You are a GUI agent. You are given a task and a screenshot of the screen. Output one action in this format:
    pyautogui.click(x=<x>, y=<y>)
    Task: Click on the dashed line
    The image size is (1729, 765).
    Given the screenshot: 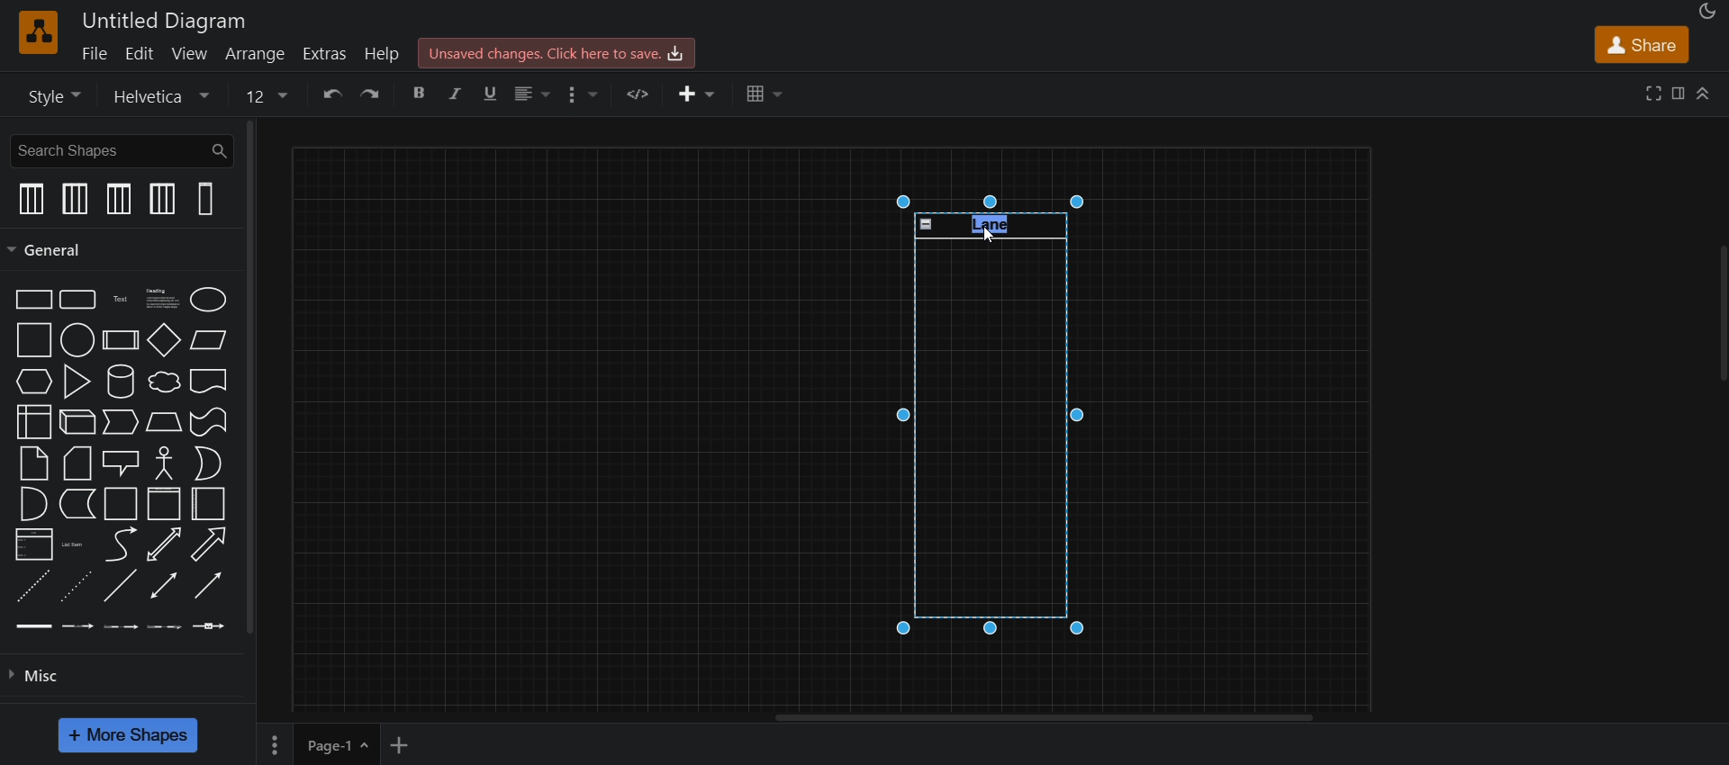 What is the action you would take?
    pyautogui.click(x=28, y=587)
    